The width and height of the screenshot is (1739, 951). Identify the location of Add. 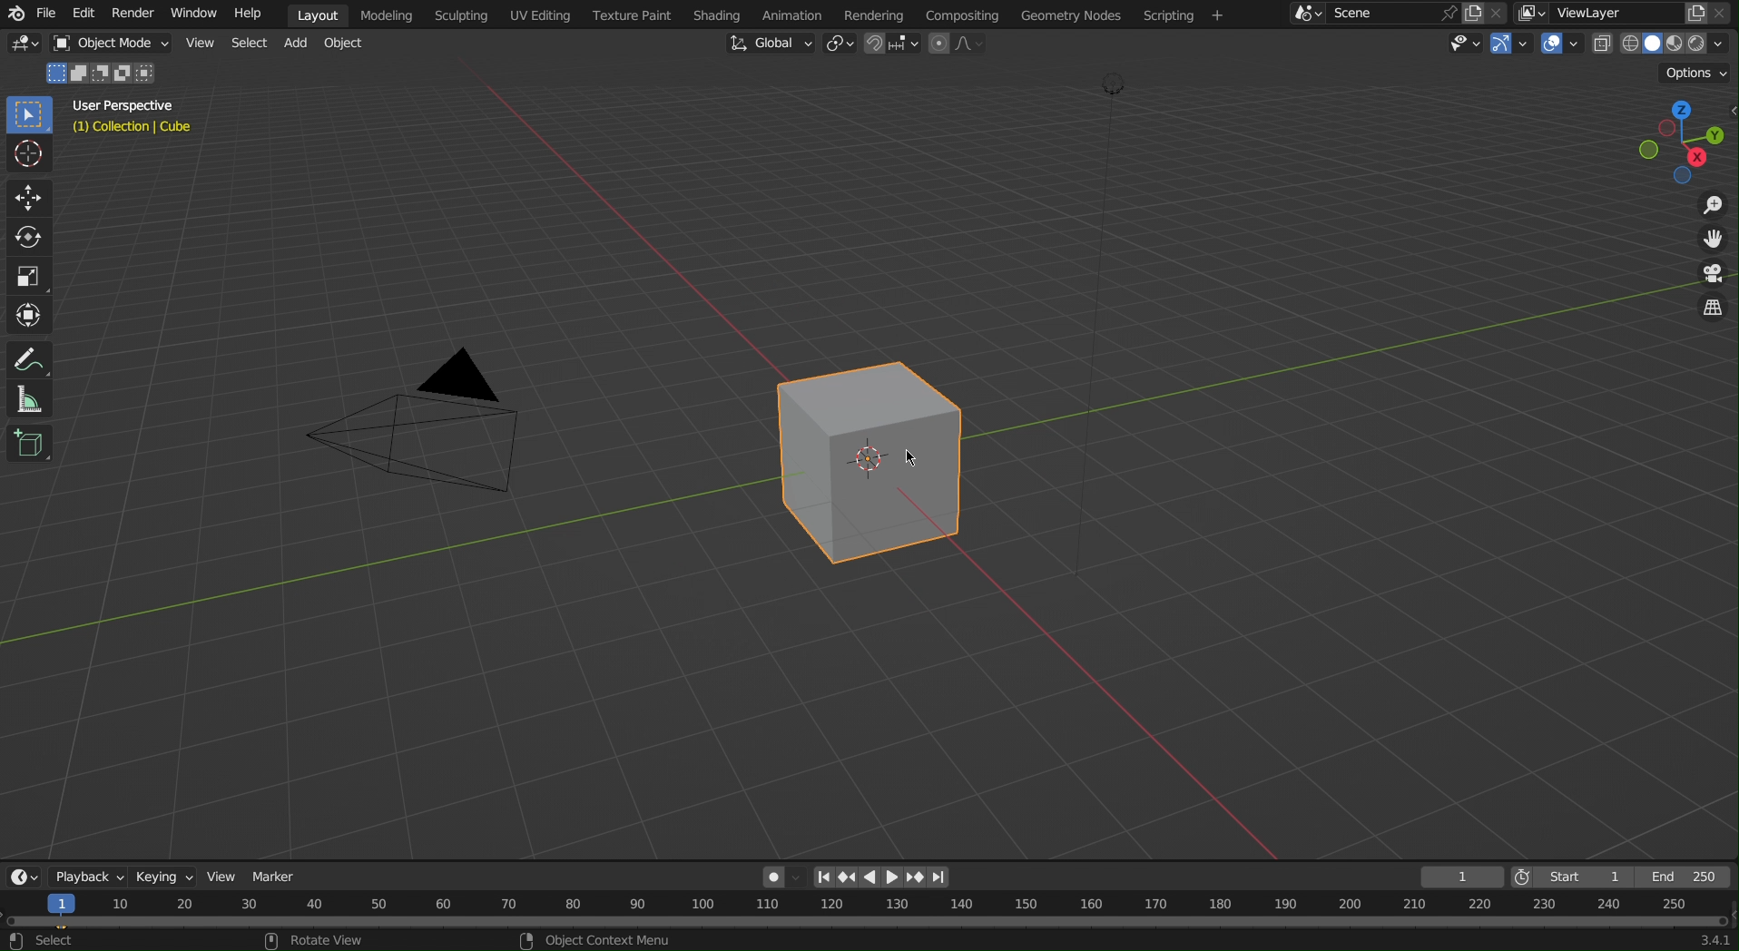
(296, 44).